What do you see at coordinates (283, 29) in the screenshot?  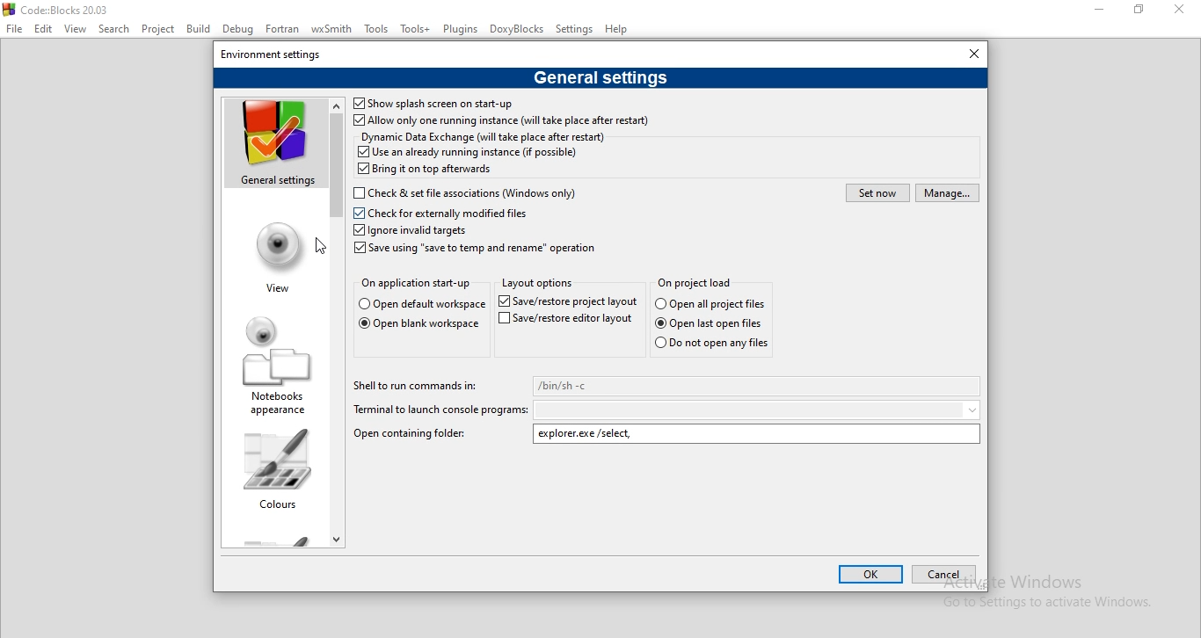 I see `Fortran` at bounding box center [283, 29].